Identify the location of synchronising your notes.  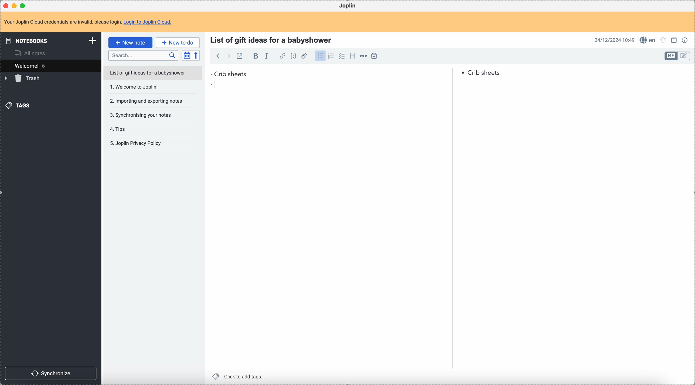
(145, 115).